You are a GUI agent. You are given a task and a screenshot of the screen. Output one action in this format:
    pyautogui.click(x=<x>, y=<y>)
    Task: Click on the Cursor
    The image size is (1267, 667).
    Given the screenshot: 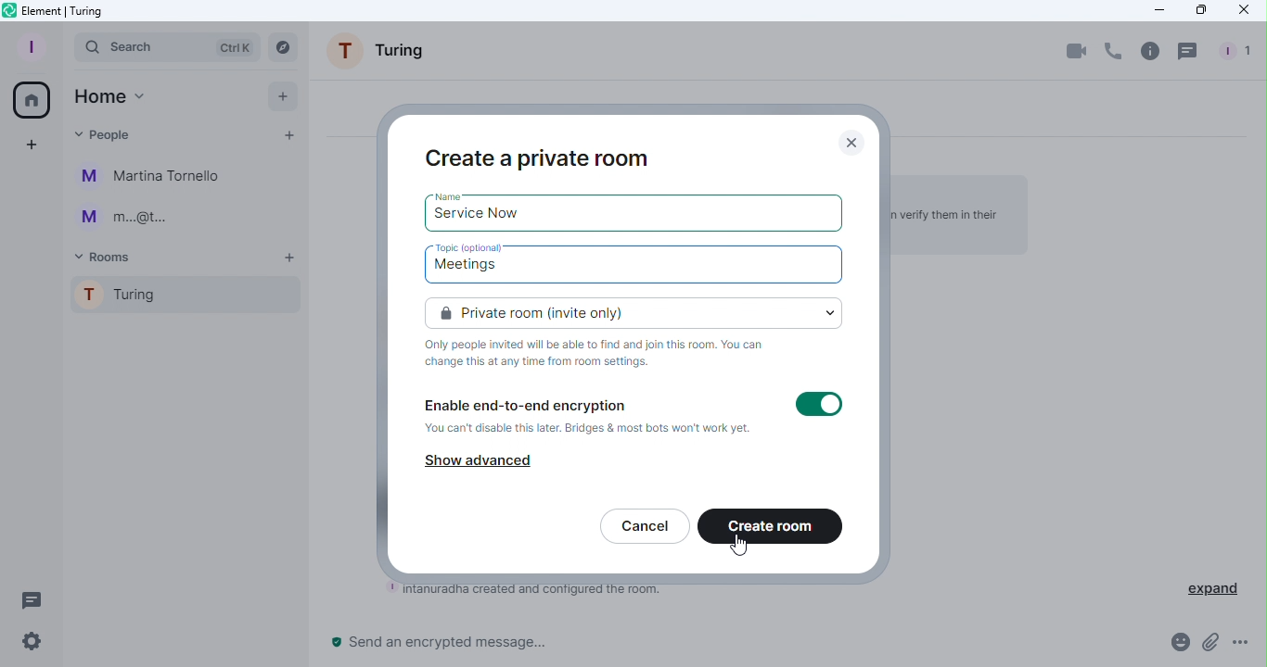 What is the action you would take?
    pyautogui.click(x=735, y=545)
    